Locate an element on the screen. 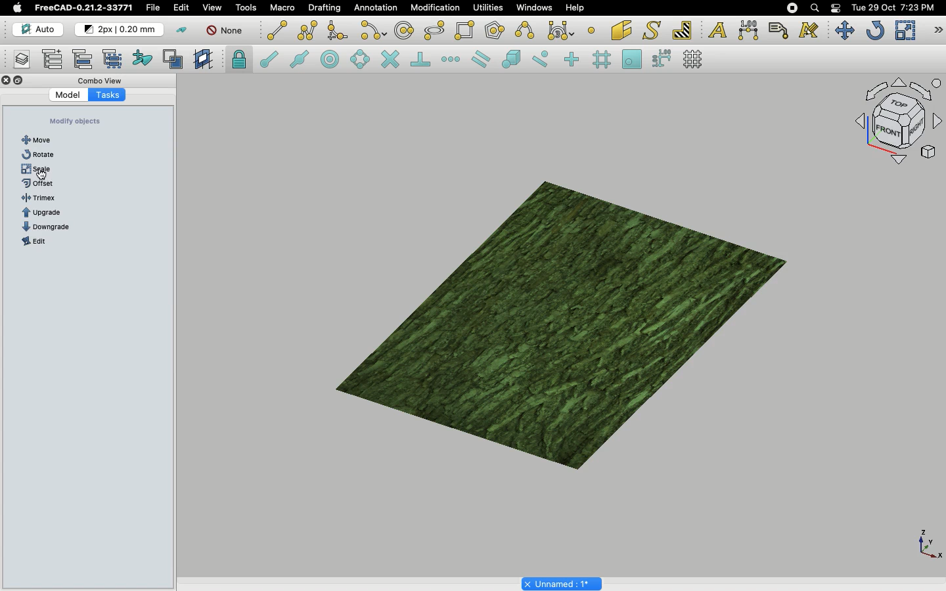 The height and width of the screenshot is (591, 946). Move is located at coordinates (844, 31).